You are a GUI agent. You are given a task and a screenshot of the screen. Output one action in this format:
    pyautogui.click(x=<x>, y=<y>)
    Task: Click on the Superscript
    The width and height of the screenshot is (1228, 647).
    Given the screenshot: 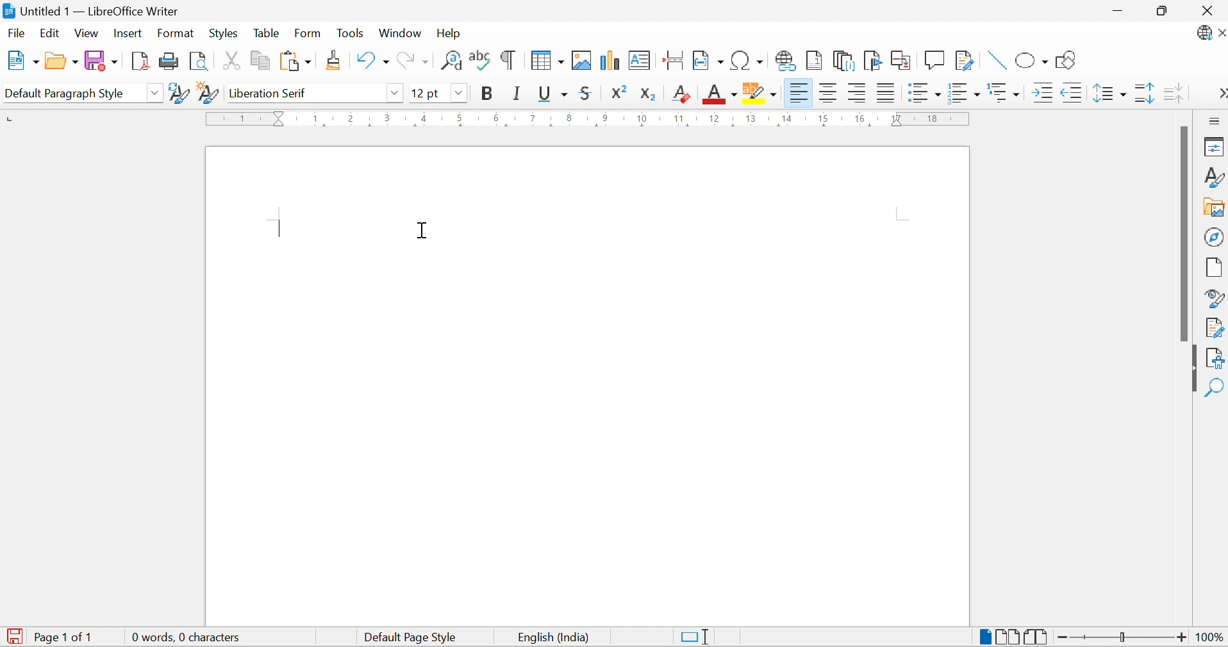 What is the action you would take?
    pyautogui.click(x=623, y=92)
    